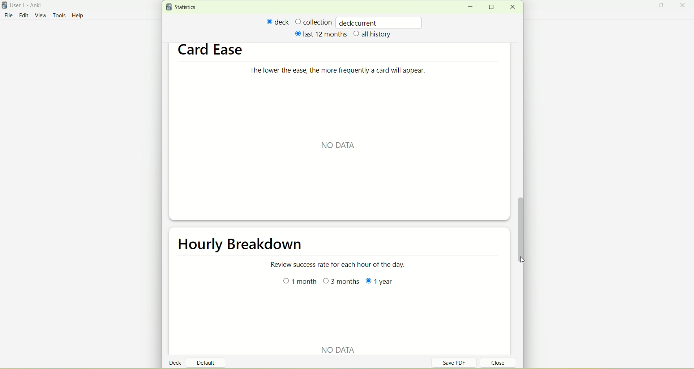 The height and width of the screenshot is (369, 694). I want to click on save PDF, so click(458, 362).